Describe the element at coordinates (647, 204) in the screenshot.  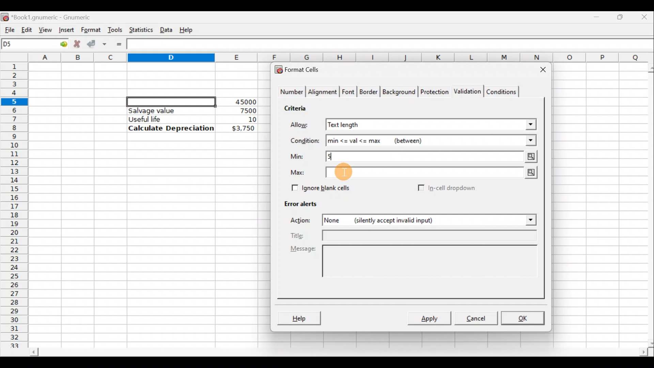
I see `Scroll bar` at that location.